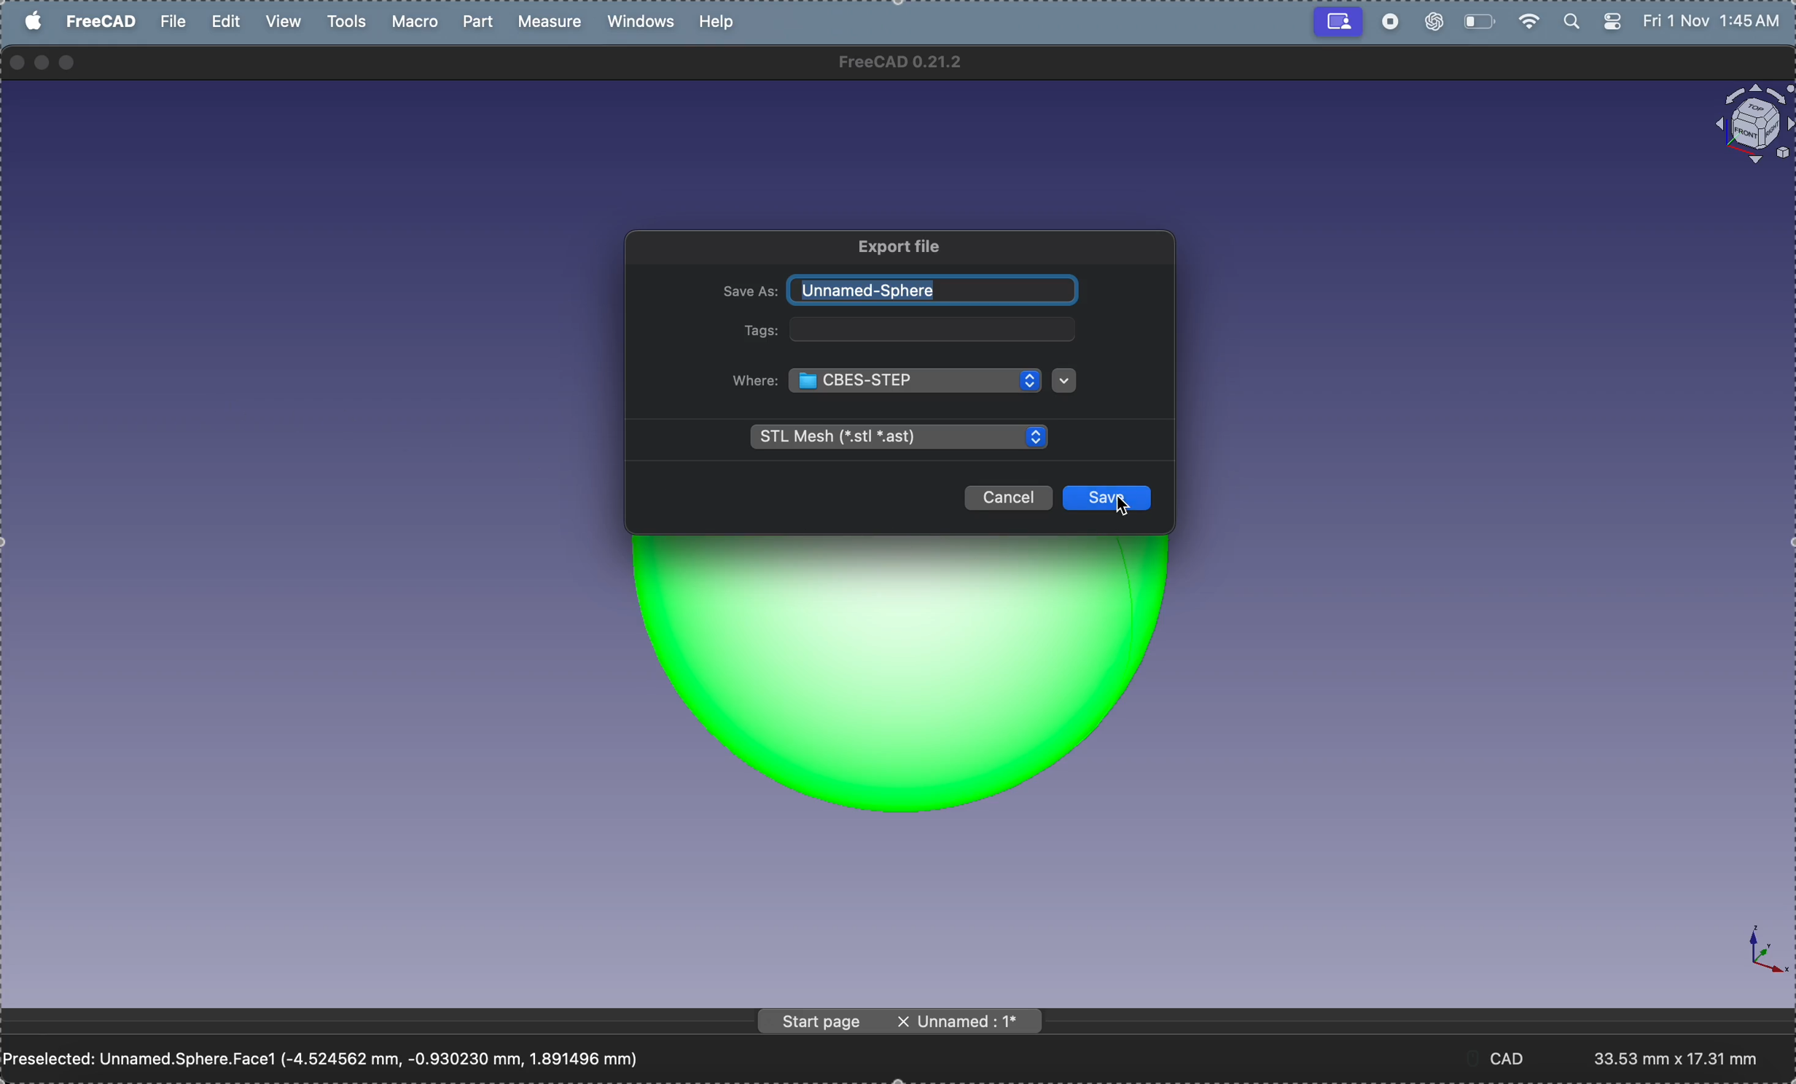 The height and width of the screenshot is (1084, 1796). I want to click on save as, so click(747, 291).